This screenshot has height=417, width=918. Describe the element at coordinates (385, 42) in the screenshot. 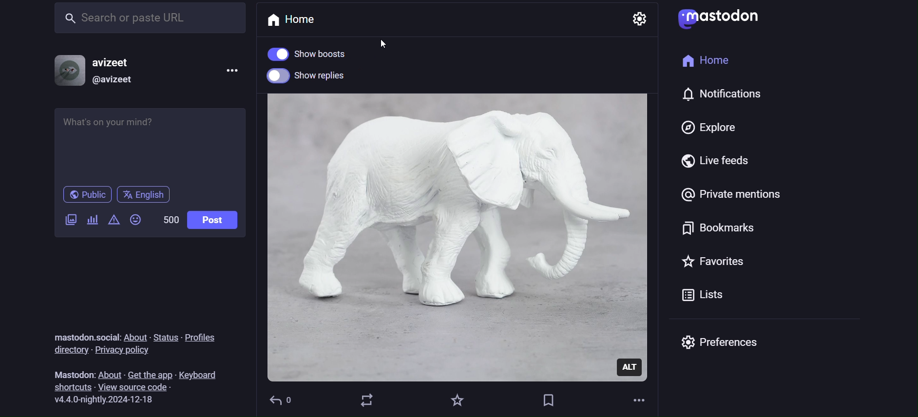

I see `Cursor` at that location.